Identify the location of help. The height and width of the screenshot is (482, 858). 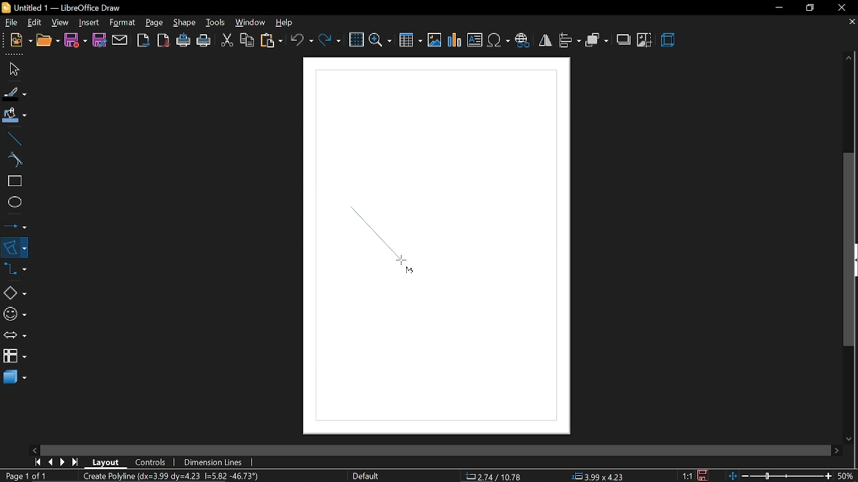
(286, 23).